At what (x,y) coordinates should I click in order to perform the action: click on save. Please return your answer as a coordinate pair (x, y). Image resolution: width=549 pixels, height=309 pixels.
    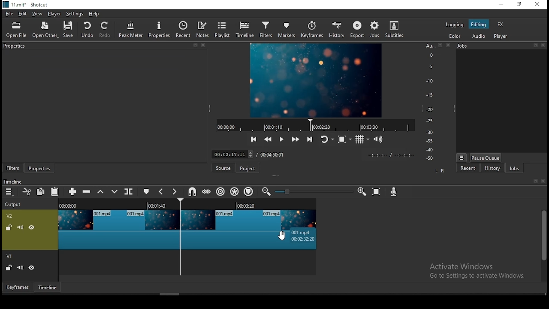
    Looking at the image, I should click on (68, 29).